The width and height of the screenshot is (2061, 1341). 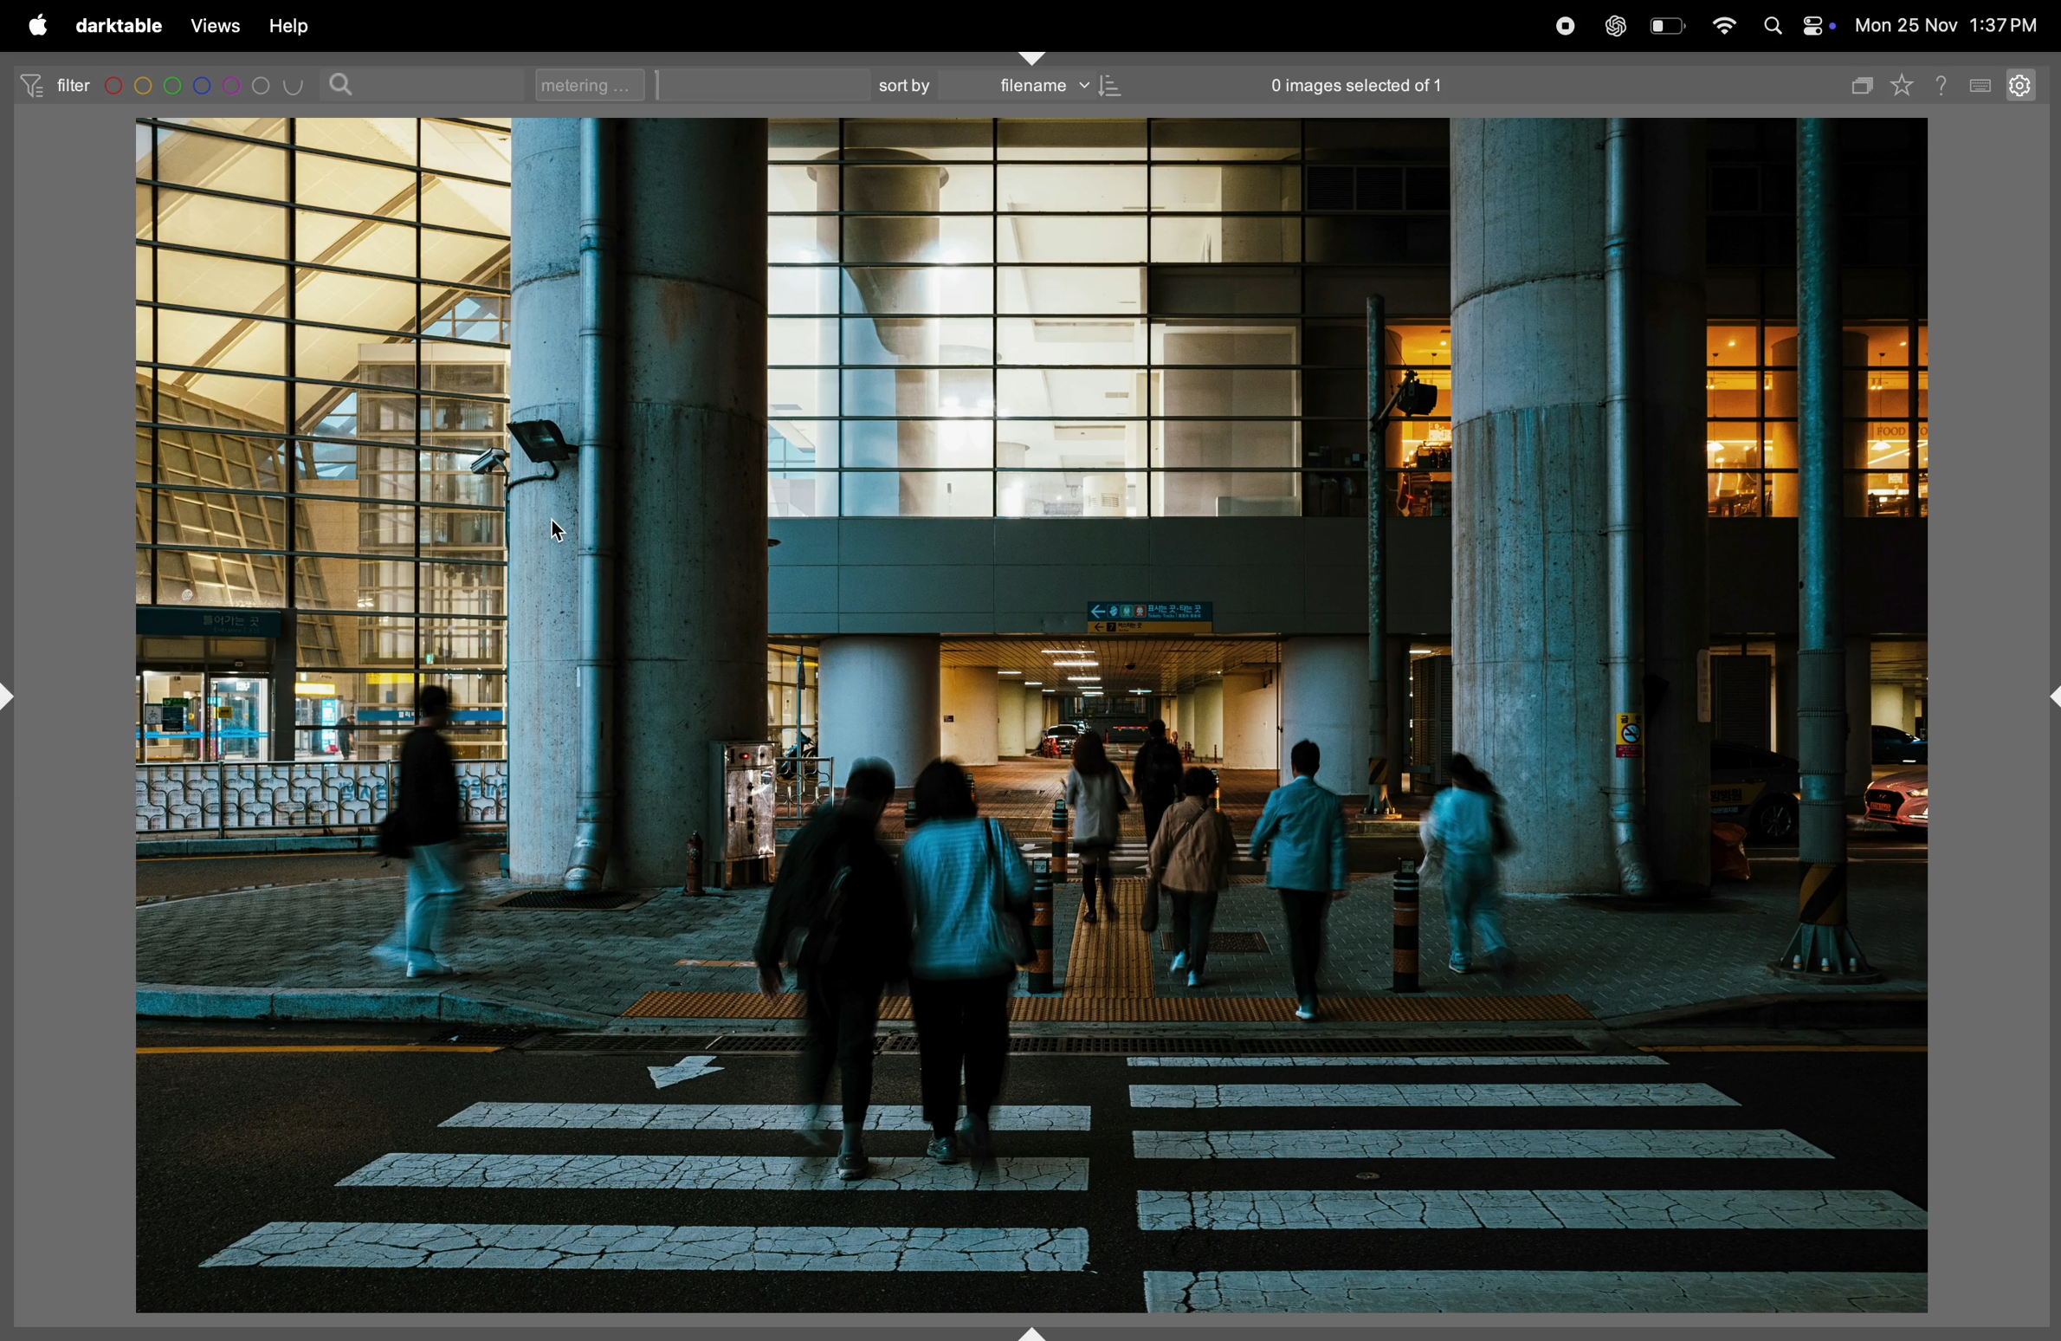 I want to click on keyboard, so click(x=1983, y=83).